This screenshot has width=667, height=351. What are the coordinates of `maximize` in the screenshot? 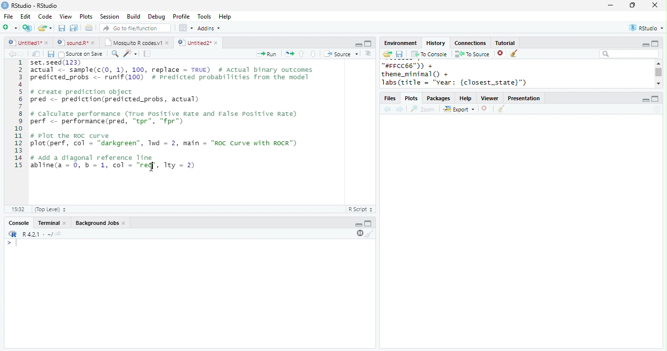 It's located at (654, 43).